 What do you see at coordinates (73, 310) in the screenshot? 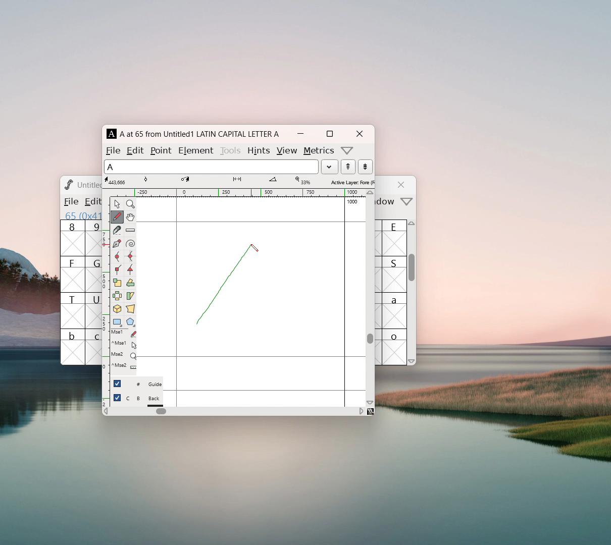
I see `T` at bounding box center [73, 310].